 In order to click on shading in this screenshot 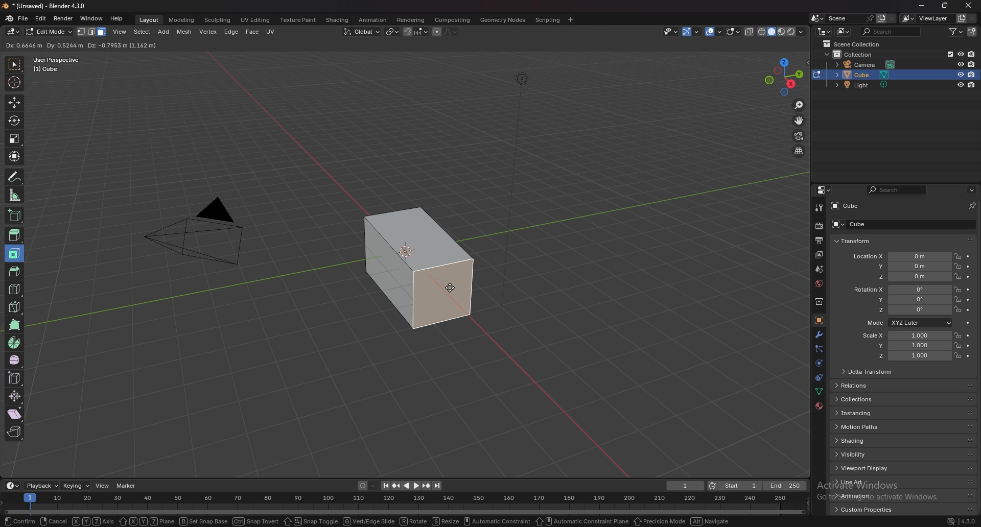, I will do `click(338, 19)`.